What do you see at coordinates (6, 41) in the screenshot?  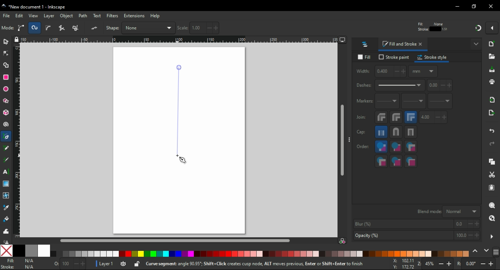 I see `select tool` at bounding box center [6, 41].